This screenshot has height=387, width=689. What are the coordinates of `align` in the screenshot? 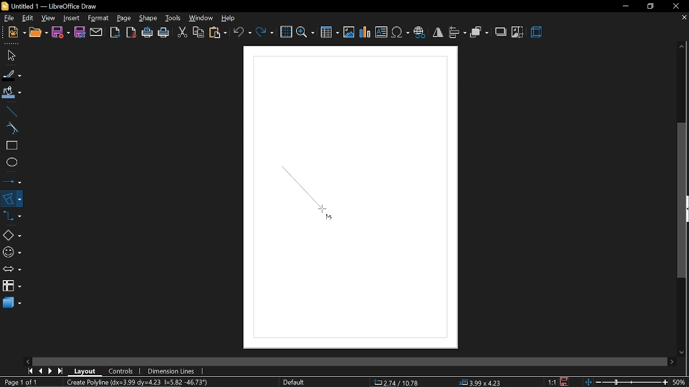 It's located at (457, 32).